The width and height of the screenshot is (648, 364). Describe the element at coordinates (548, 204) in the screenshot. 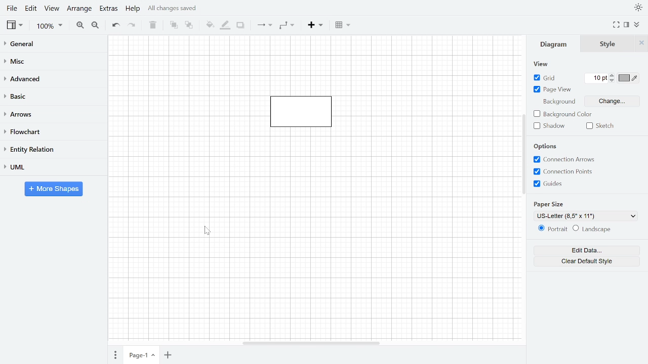

I see `paper size` at that location.